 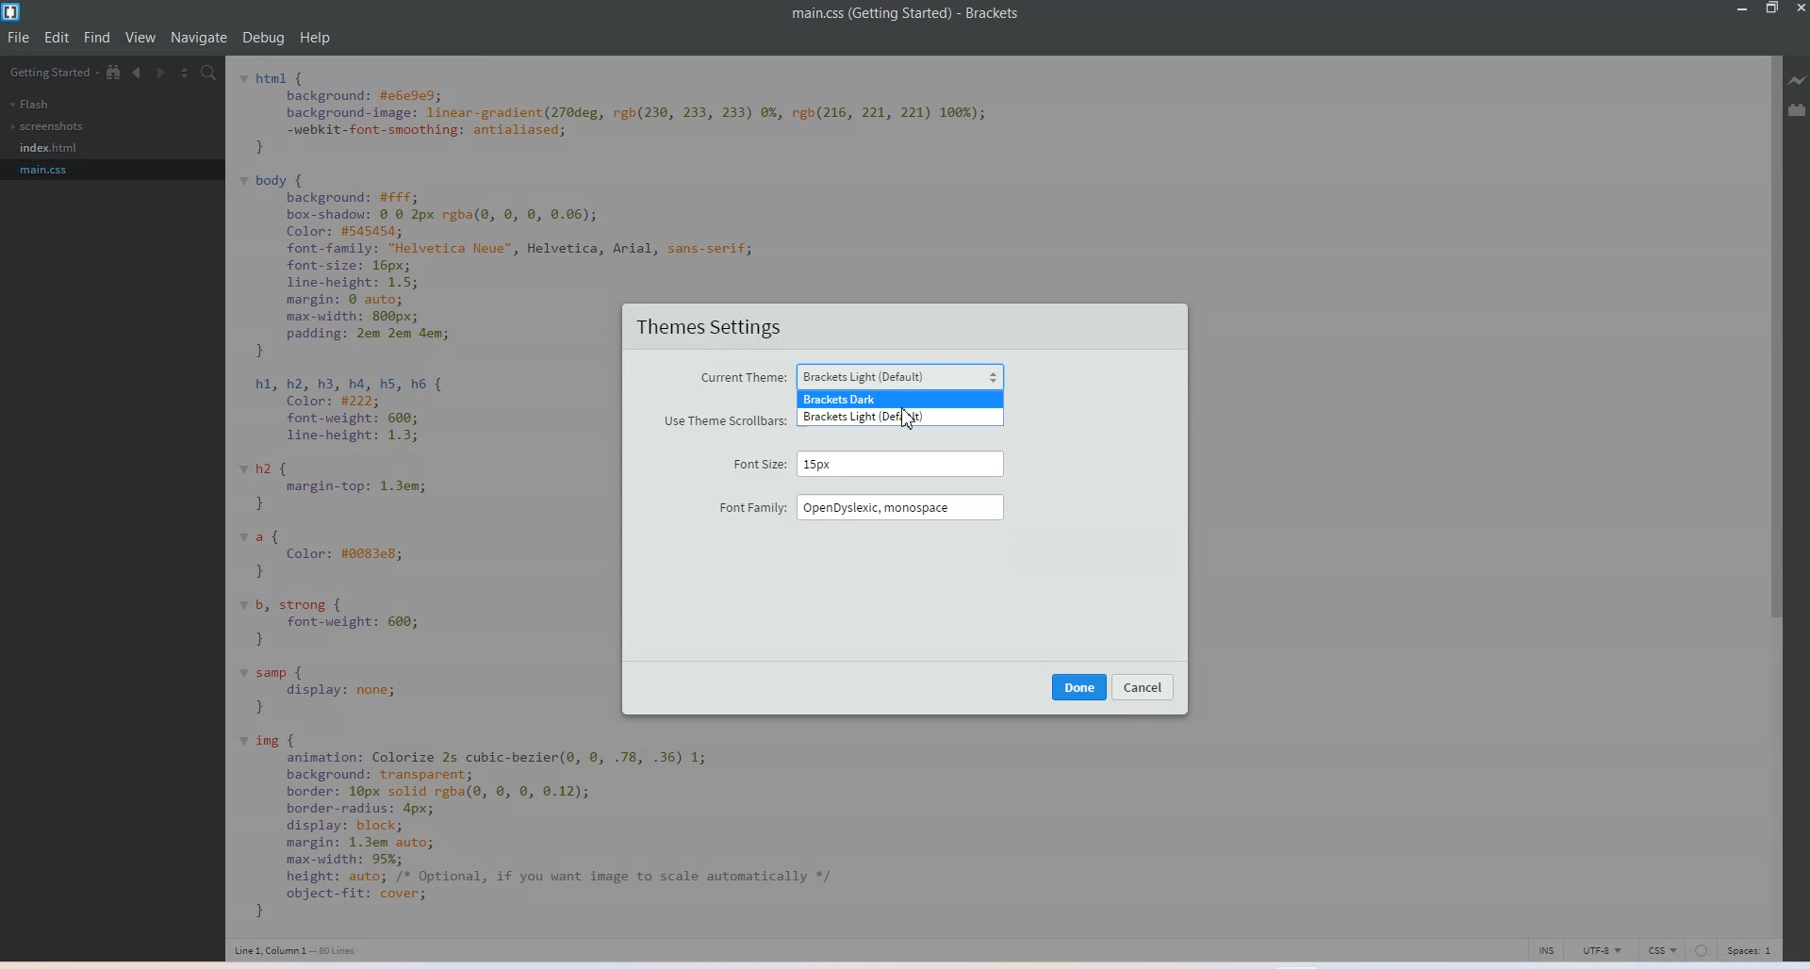 What do you see at coordinates (52, 148) in the screenshot?
I see `index.html` at bounding box center [52, 148].